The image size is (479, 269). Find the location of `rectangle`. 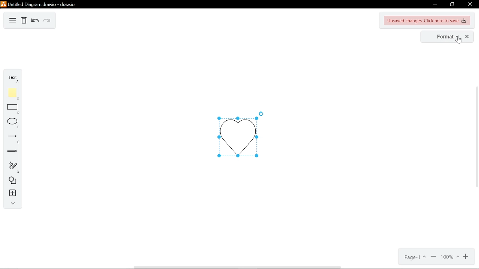

rectangle is located at coordinates (12, 109).